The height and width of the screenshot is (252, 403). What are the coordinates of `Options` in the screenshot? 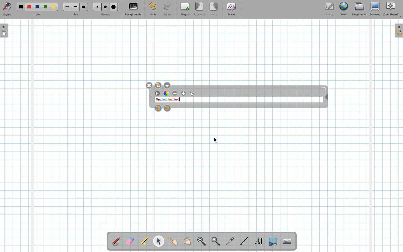 It's located at (168, 85).